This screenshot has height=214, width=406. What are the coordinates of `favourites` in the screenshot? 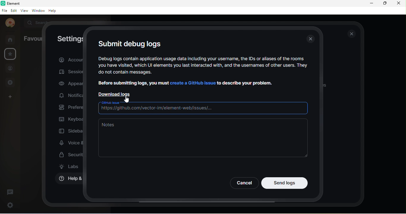 It's located at (12, 55).